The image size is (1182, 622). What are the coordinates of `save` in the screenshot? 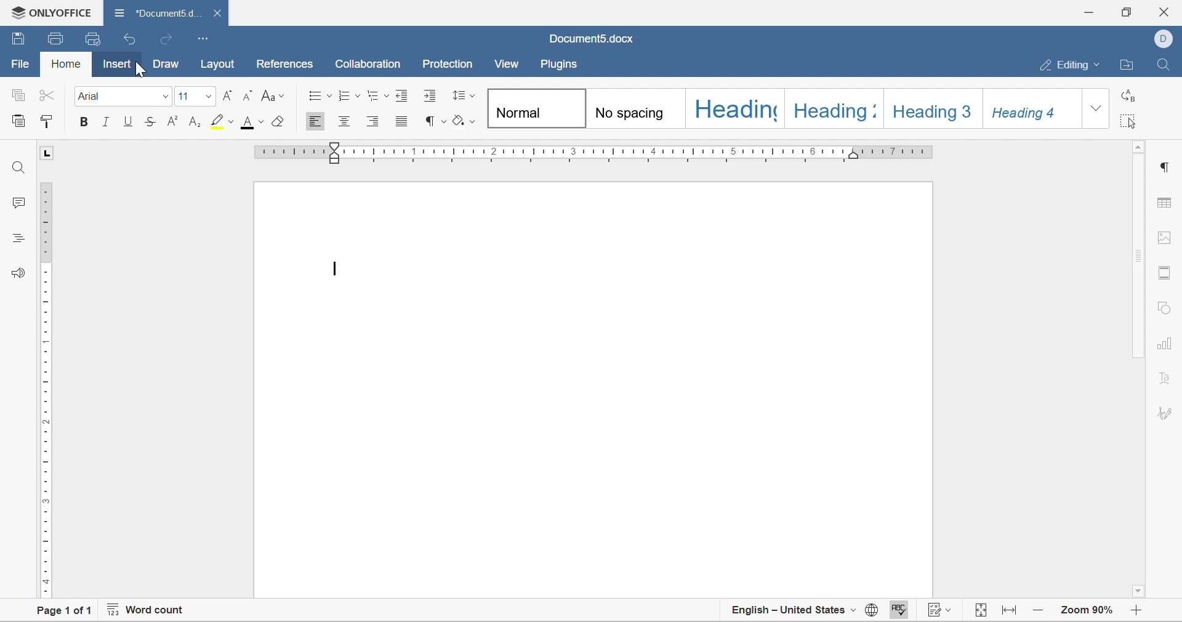 It's located at (57, 38).